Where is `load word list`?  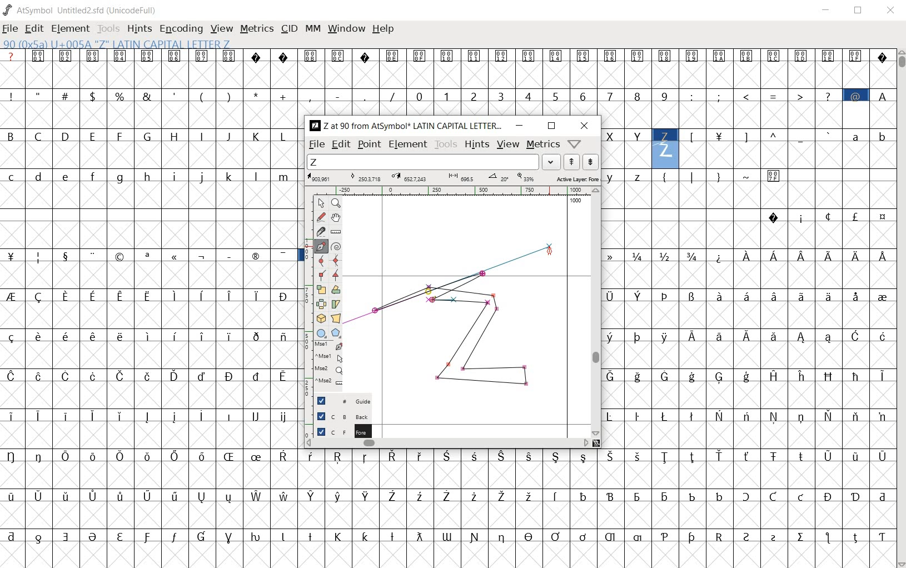 load word list is located at coordinates (435, 162).